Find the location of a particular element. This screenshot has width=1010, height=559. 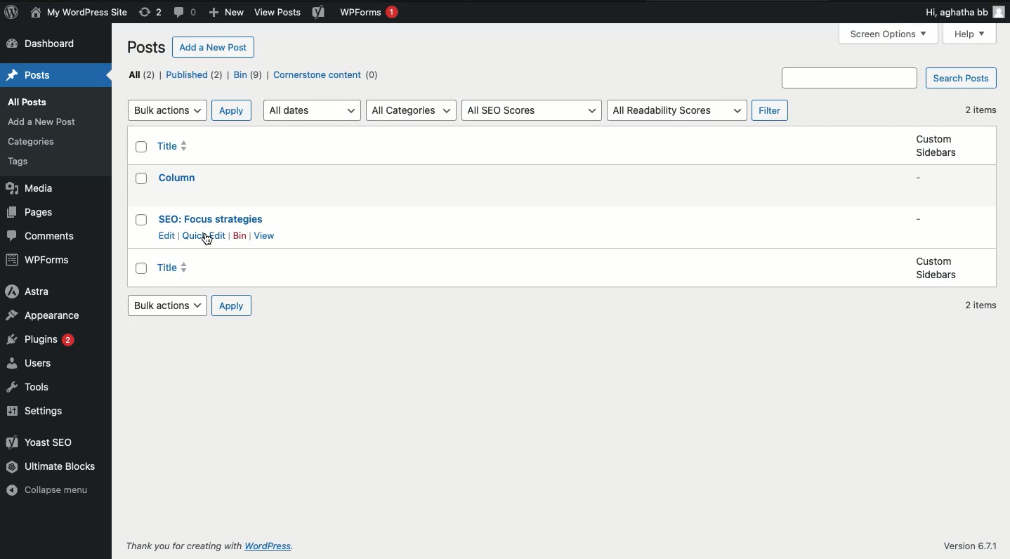

Cornerstone content is located at coordinates (329, 76).